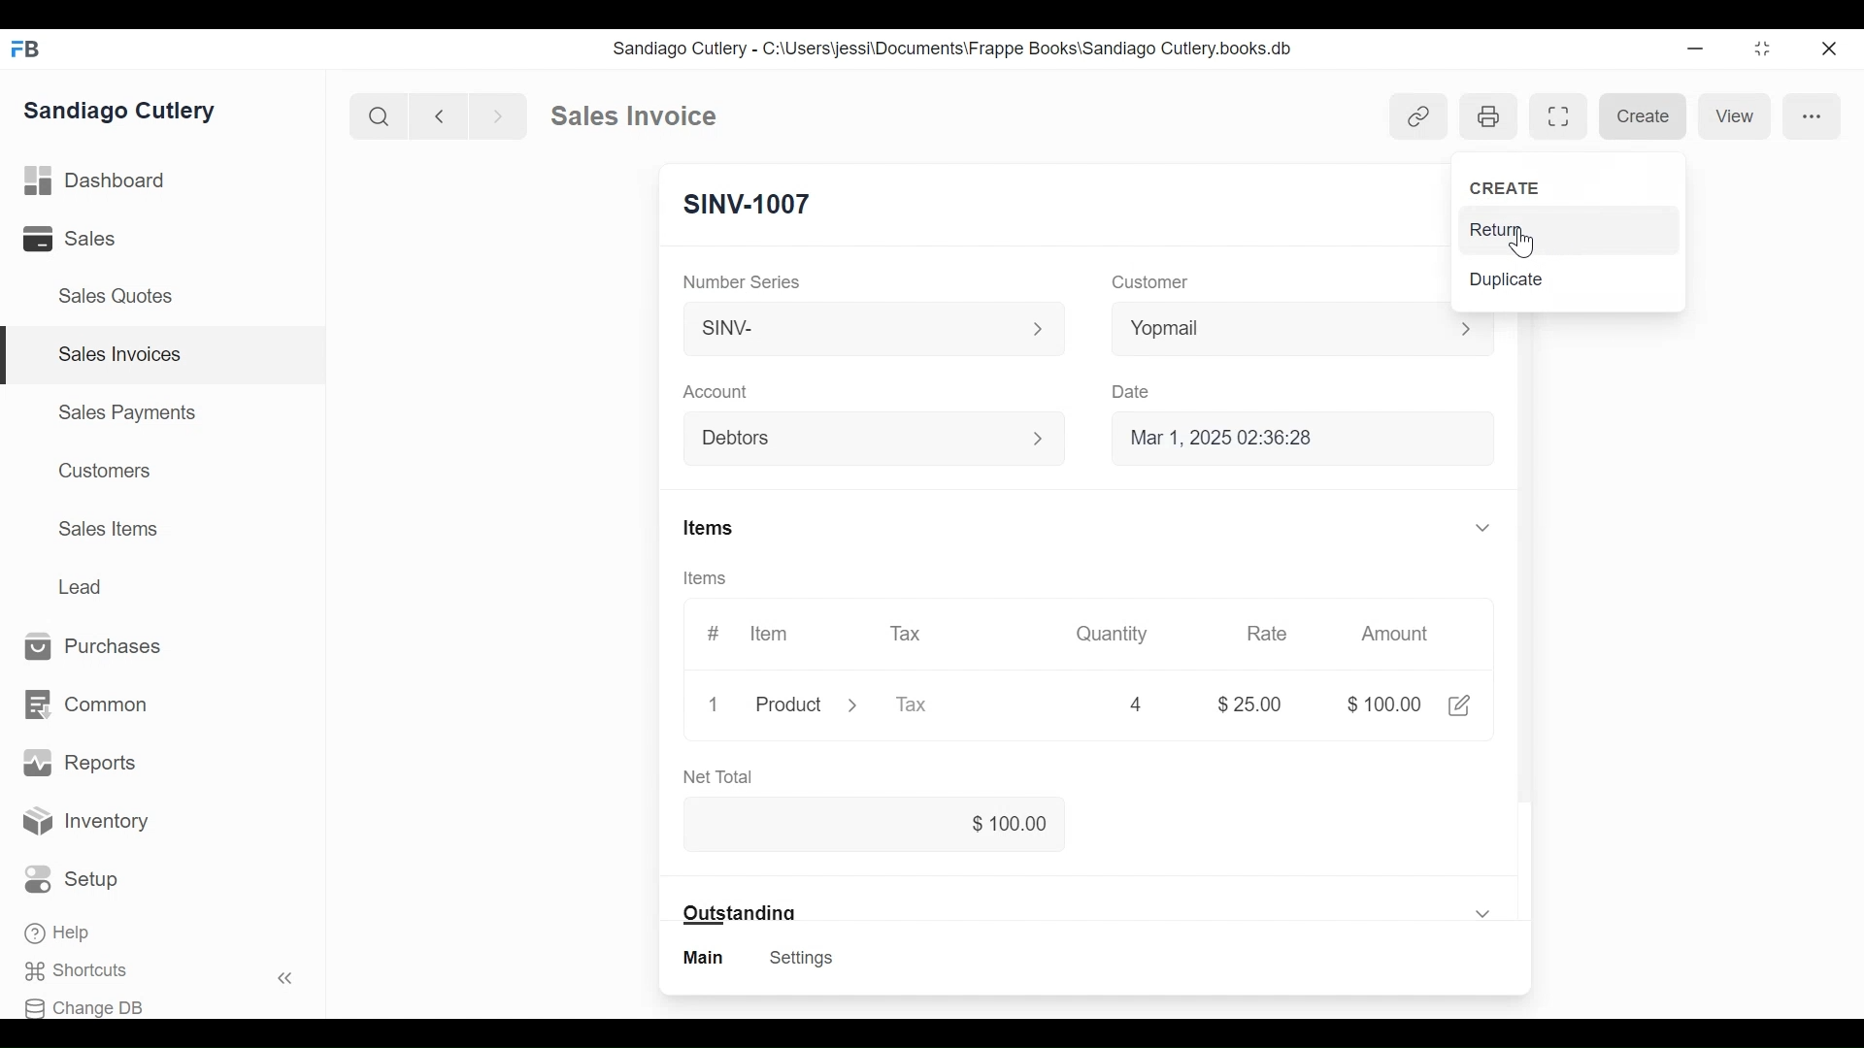  What do you see at coordinates (1136, 704) in the screenshot?
I see `4` at bounding box center [1136, 704].